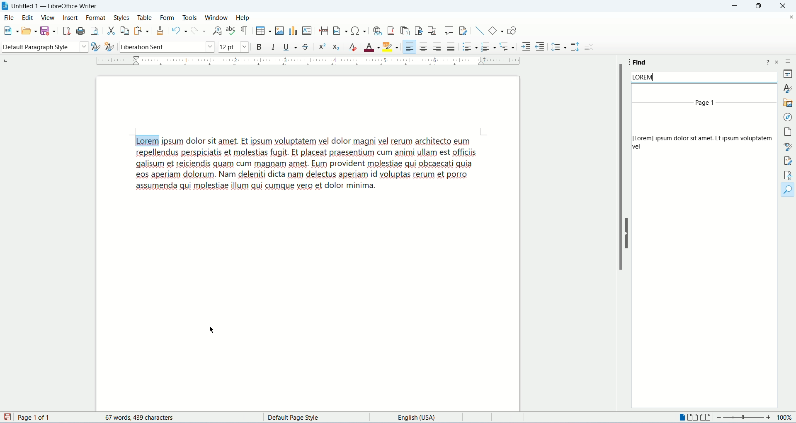 The image size is (796, 423). I want to click on sidebar, so click(788, 61).